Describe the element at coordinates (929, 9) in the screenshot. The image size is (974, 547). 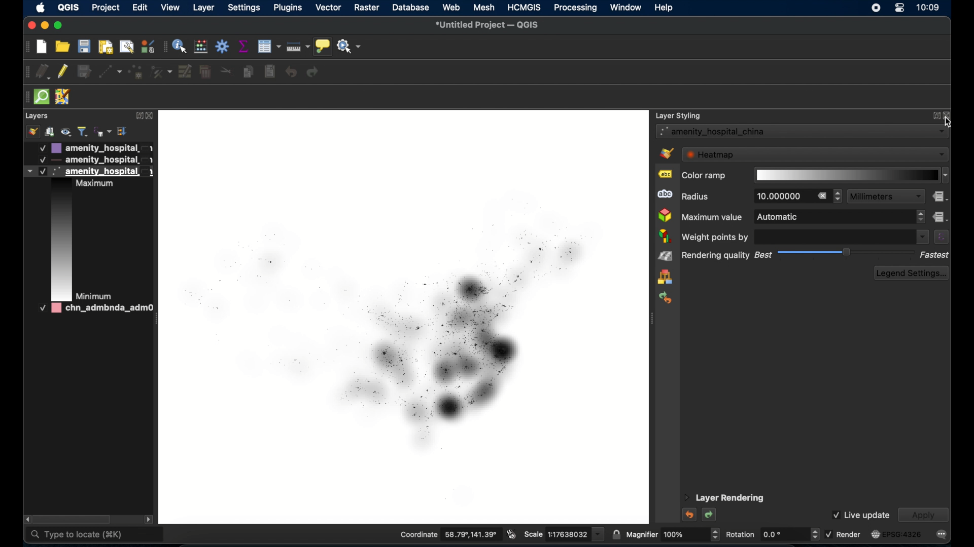
I see `time` at that location.